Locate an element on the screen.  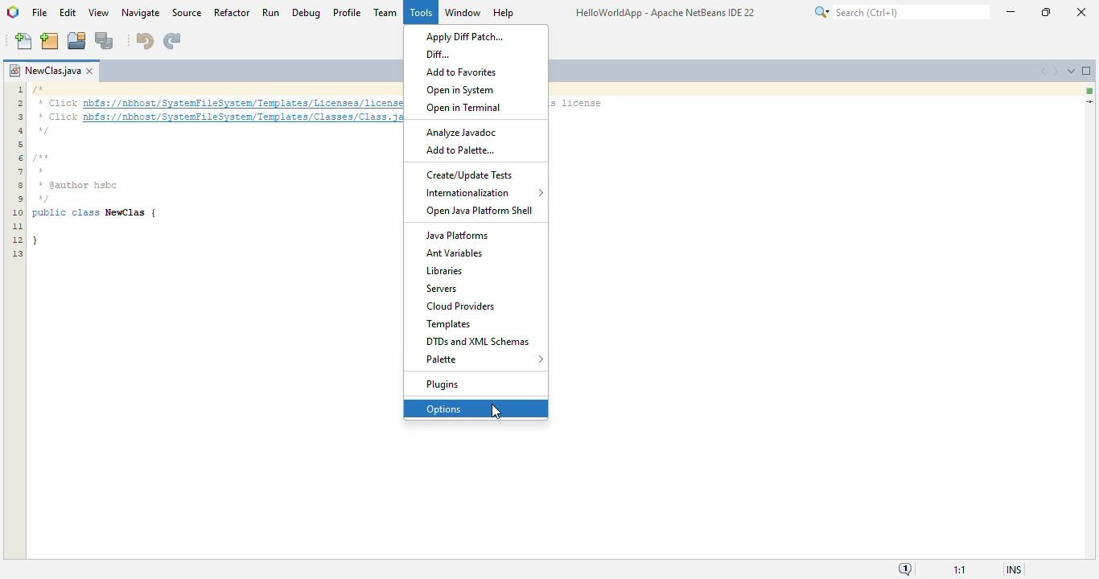
current line is located at coordinates (1089, 101).